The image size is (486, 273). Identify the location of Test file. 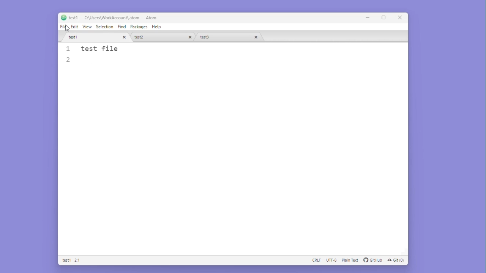
(107, 55).